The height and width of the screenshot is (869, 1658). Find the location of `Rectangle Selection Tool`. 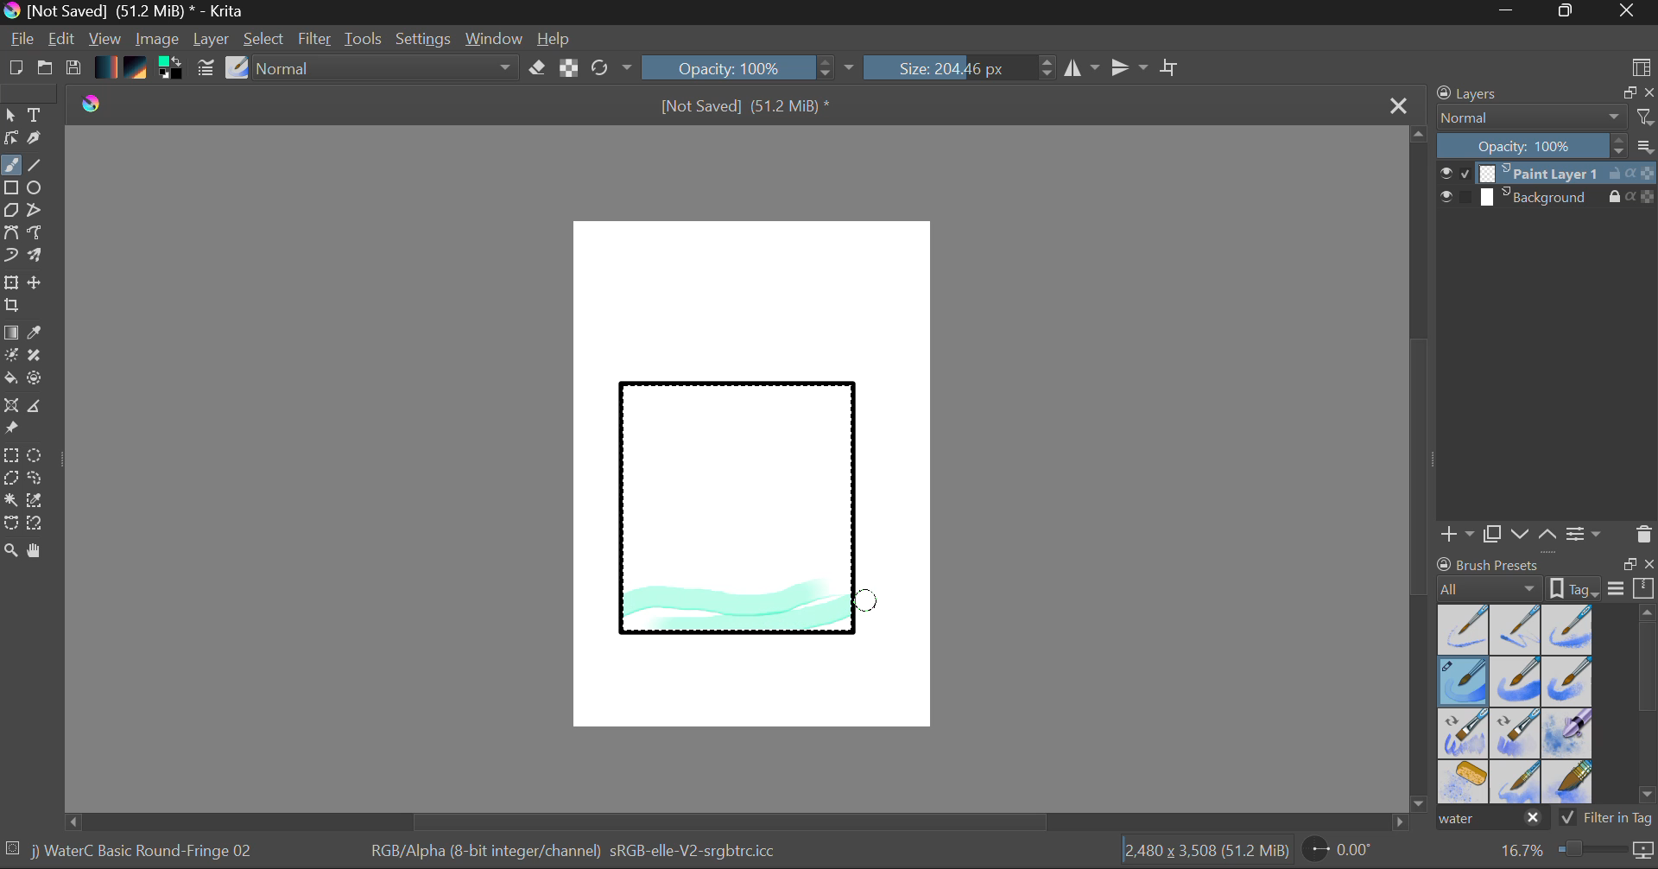

Rectangle Selection Tool is located at coordinates (10, 458).